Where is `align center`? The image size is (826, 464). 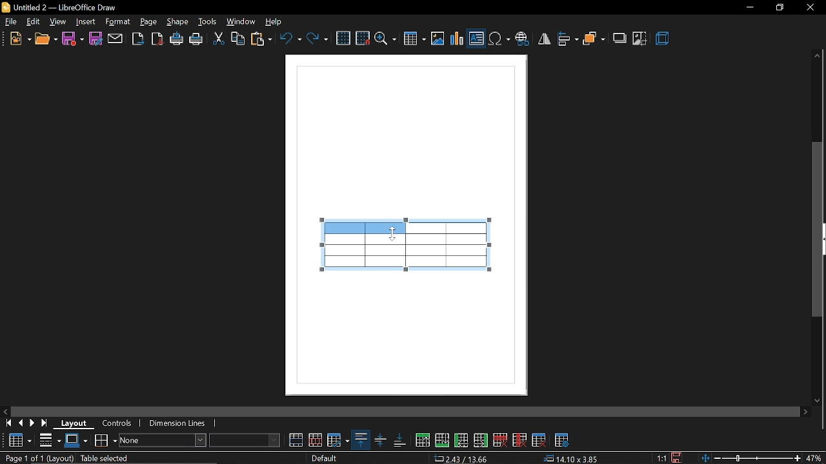
align center is located at coordinates (380, 440).